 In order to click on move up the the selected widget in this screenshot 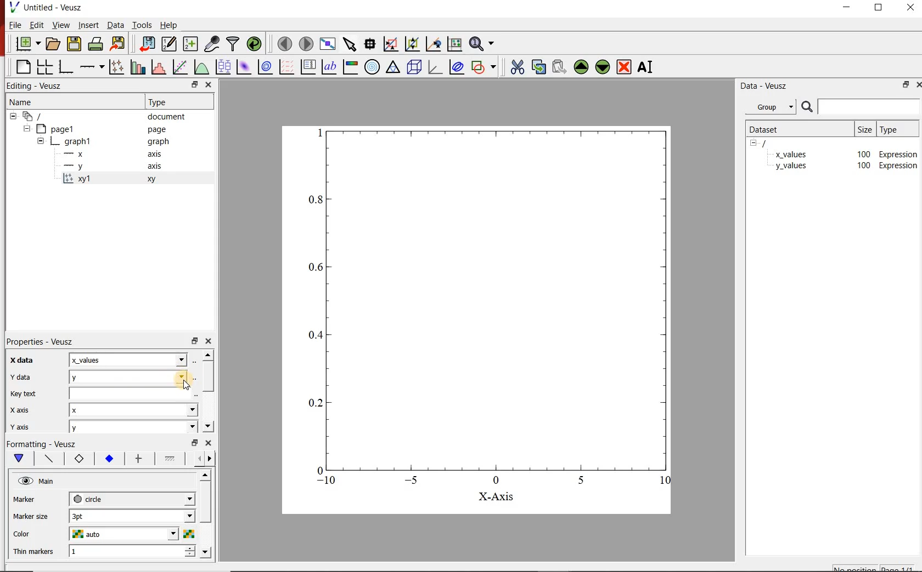, I will do `click(580, 68)`.